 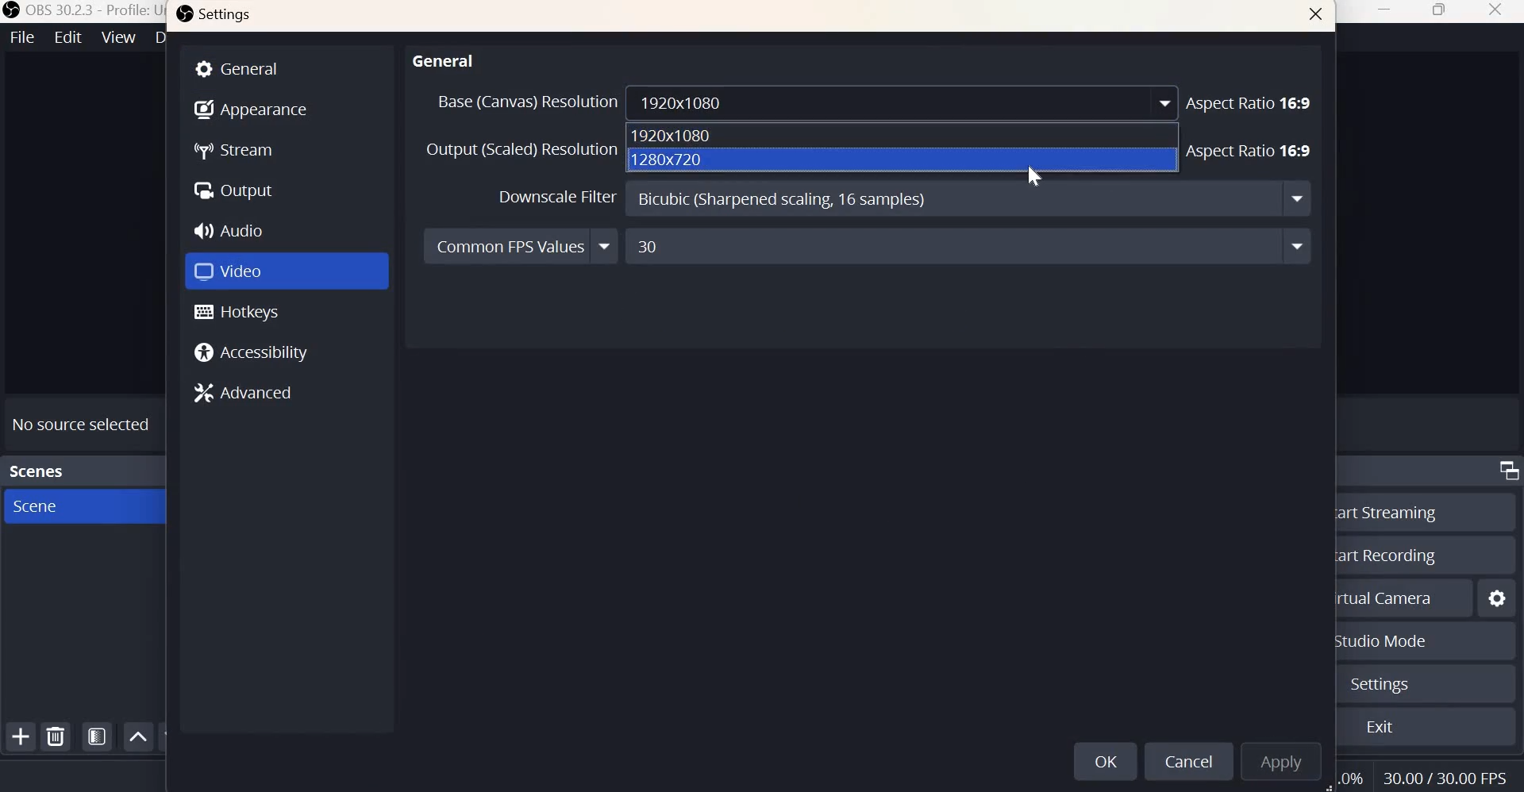 What do you see at coordinates (233, 228) in the screenshot?
I see `Audio` at bounding box center [233, 228].